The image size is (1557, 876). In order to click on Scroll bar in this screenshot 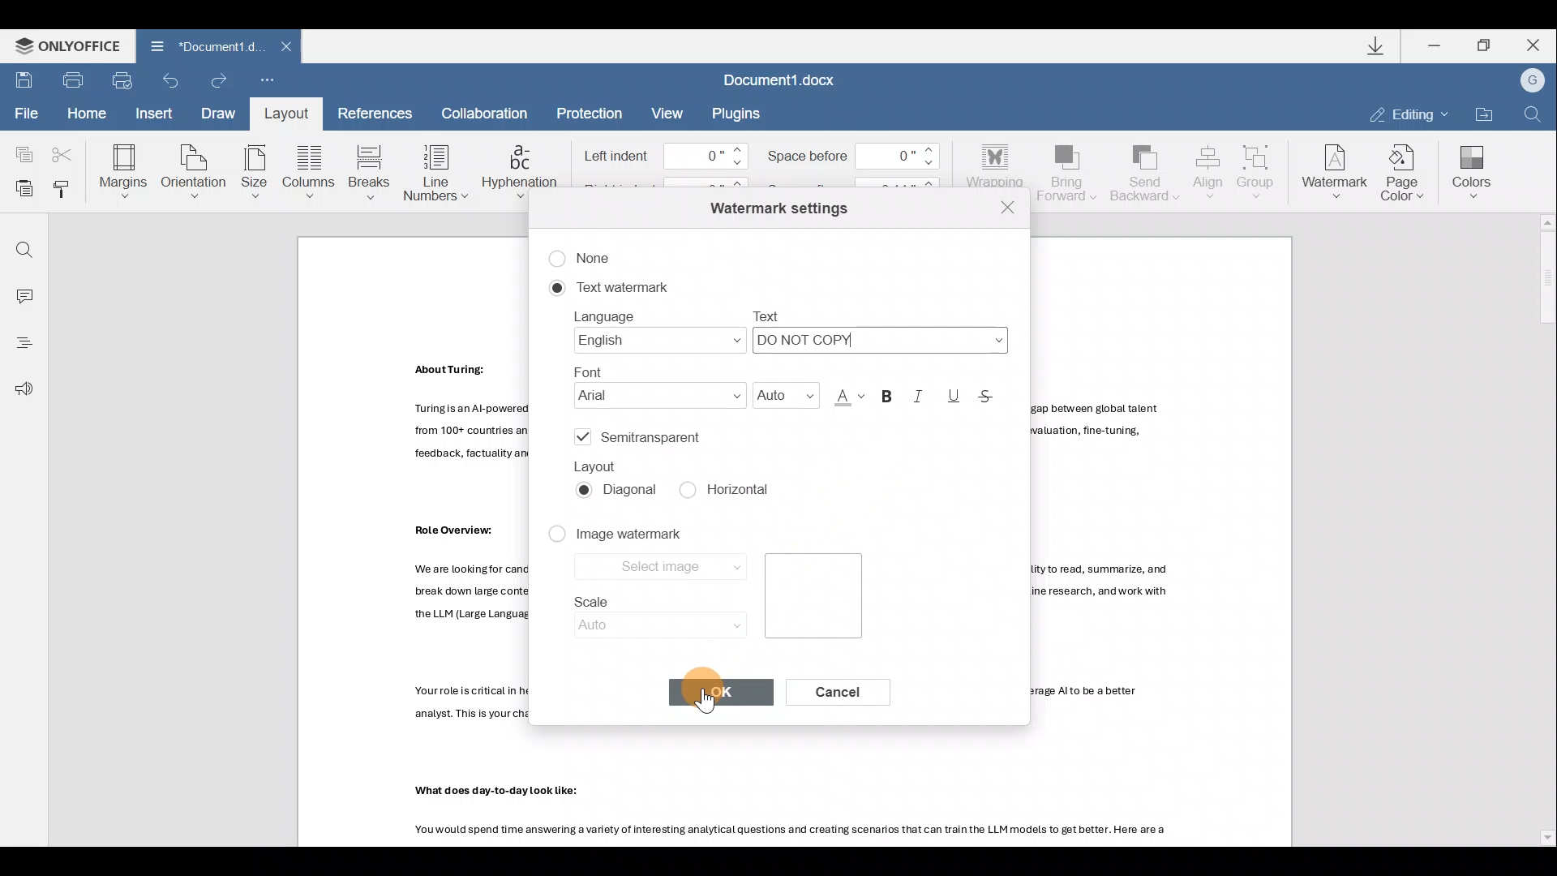, I will do `click(1541, 528)`.